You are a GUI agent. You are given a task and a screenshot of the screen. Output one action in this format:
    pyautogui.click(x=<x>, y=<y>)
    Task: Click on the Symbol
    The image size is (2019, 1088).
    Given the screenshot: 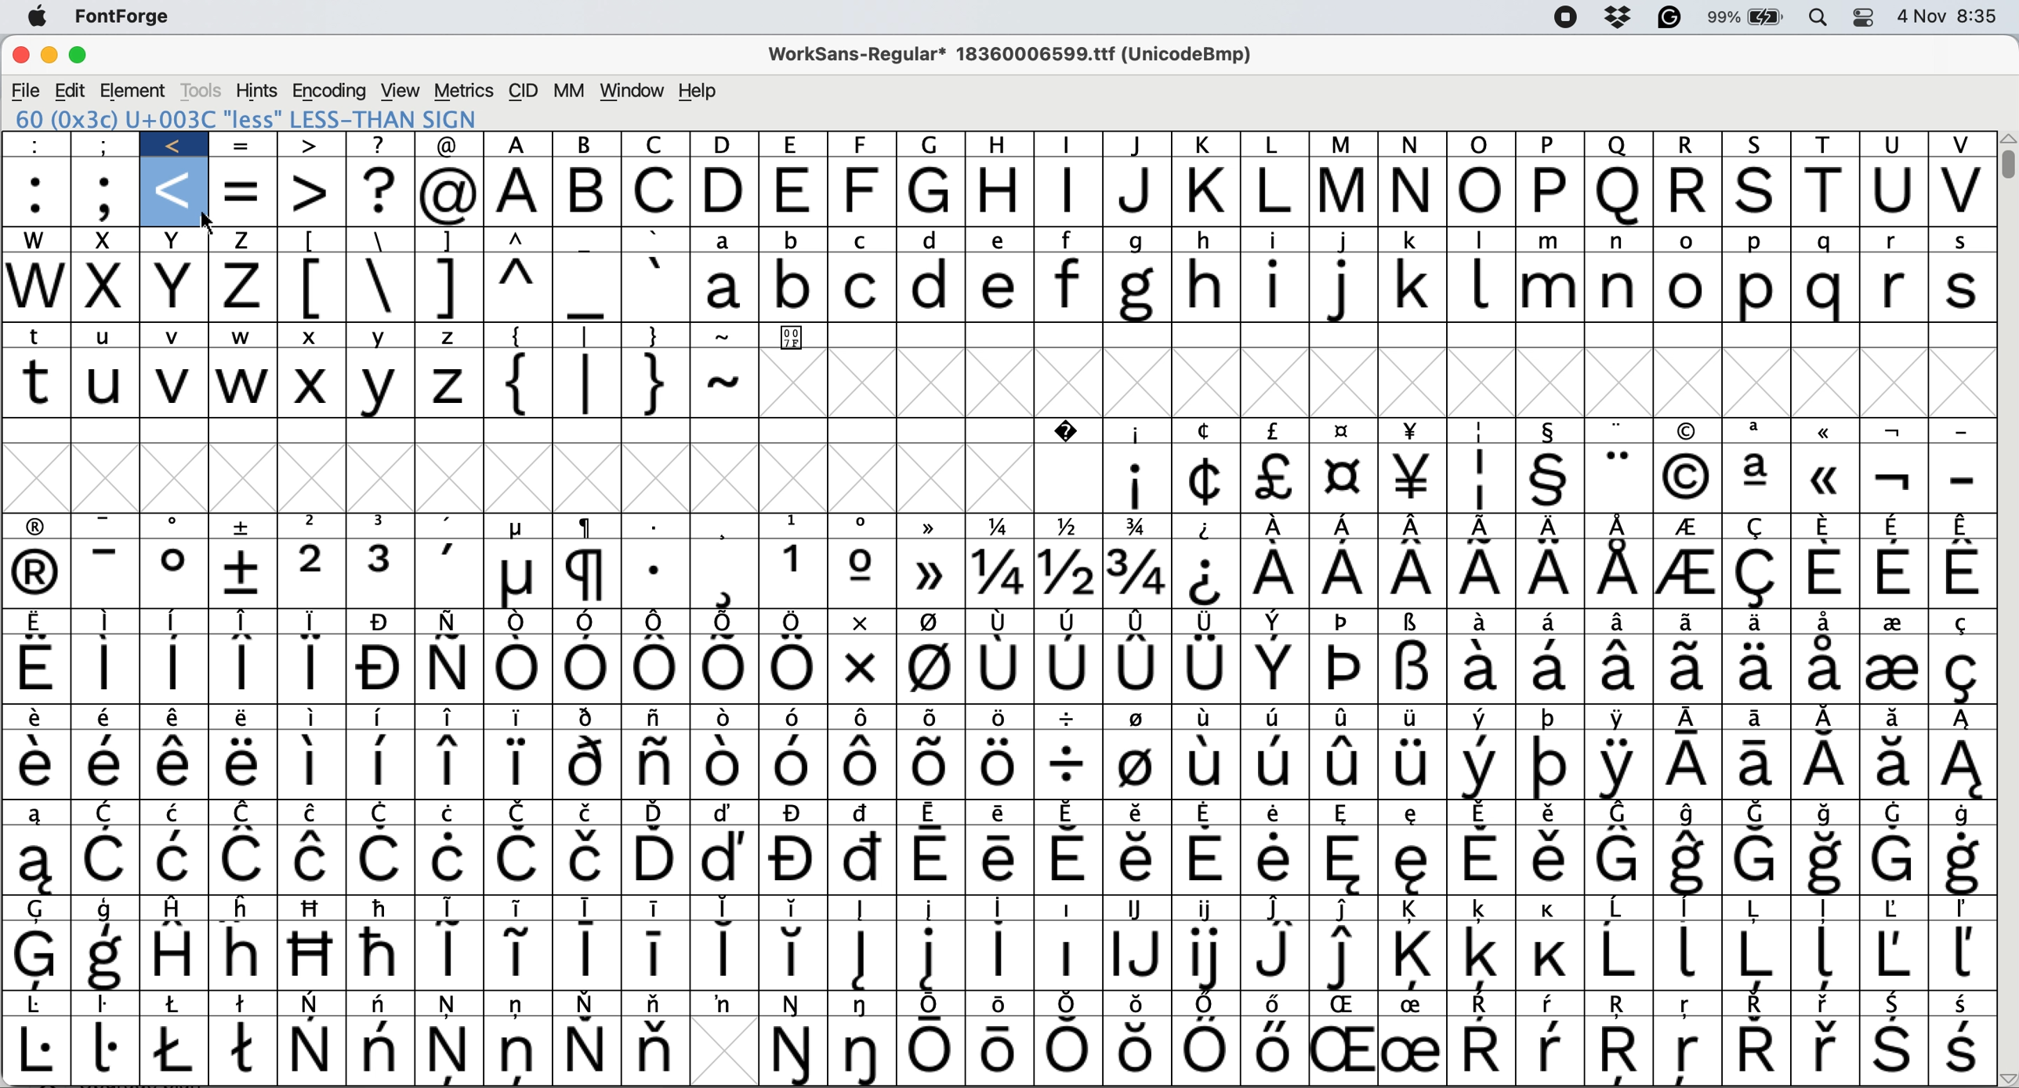 What is the action you would take?
    pyautogui.click(x=450, y=717)
    